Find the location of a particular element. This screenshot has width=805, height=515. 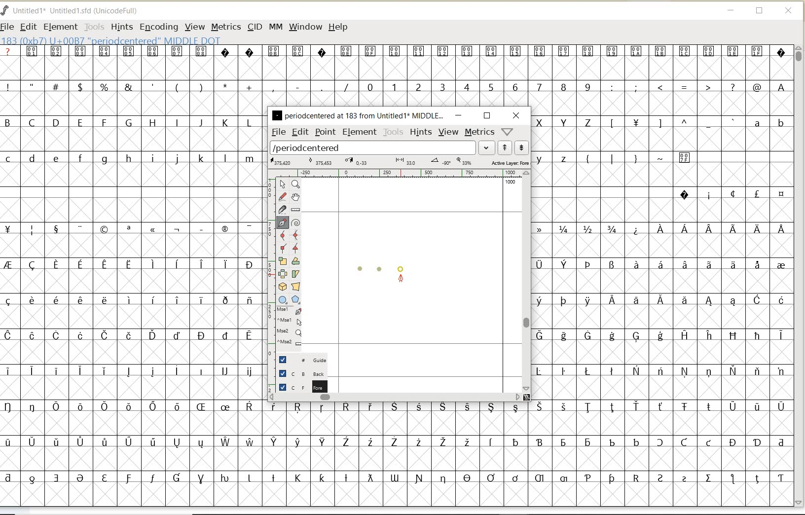

element is located at coordinates (358, 132).